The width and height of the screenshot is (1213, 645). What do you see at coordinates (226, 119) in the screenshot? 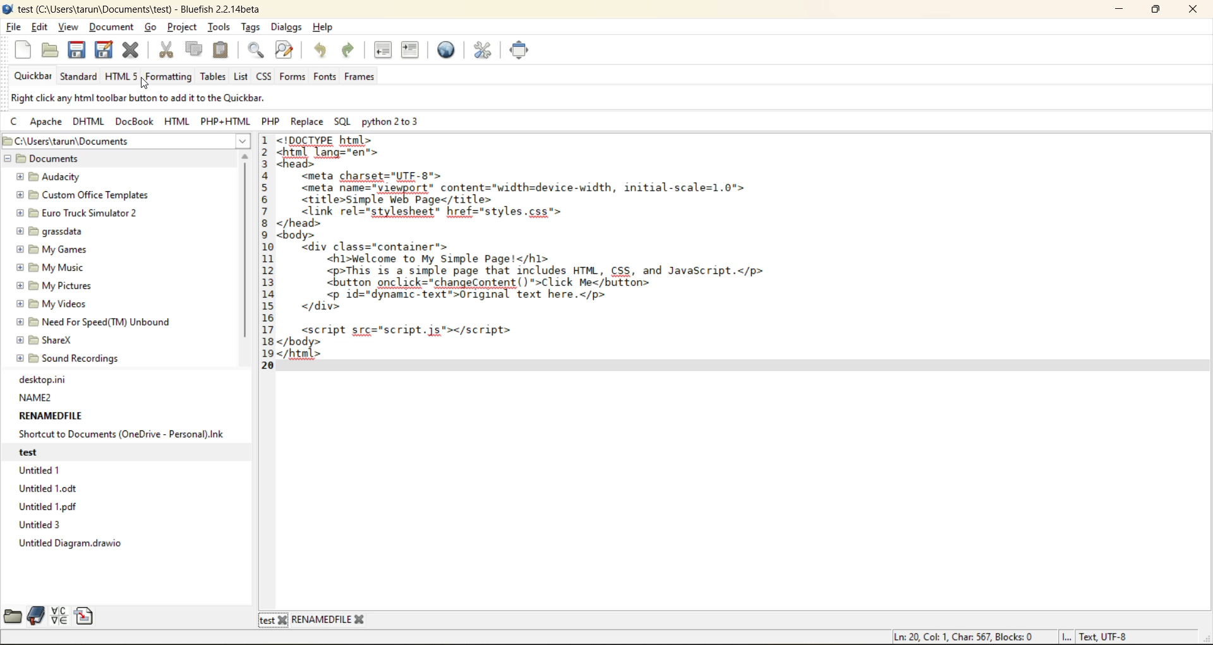
I see `php html` at bounding box center [226, 119].